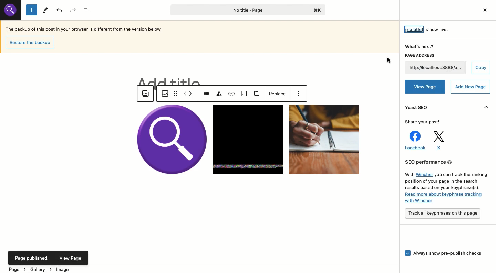 This screenshot has height=273, width=496. I want to click on Restore the backup, so click(31, 42).